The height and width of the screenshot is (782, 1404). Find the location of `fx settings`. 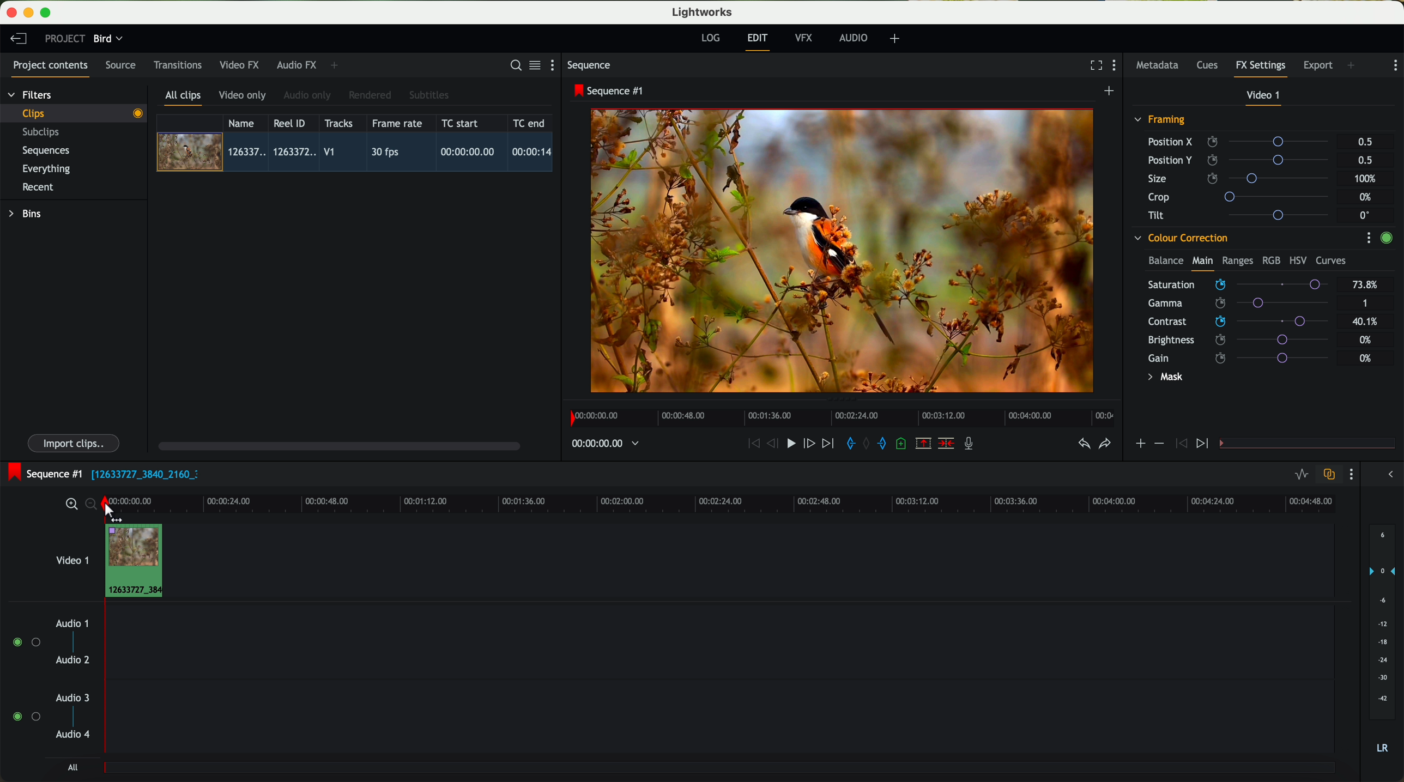

fx settings is located at coordinates (1260, 69).